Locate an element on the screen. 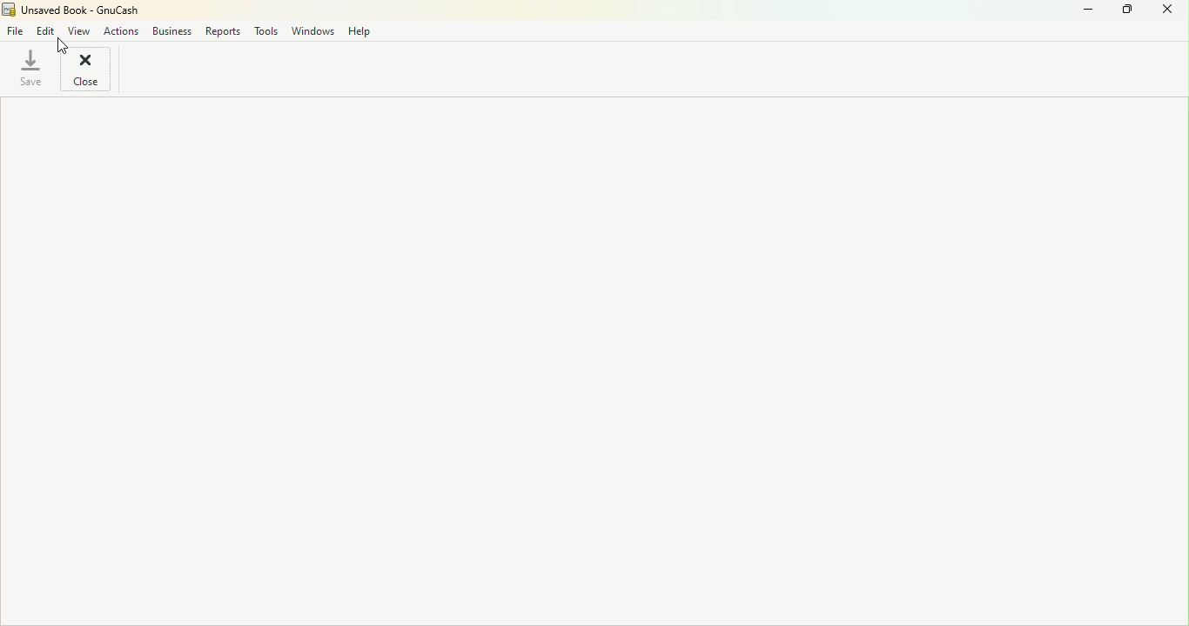 The height and width of the screenshot is (626, 1189). View is located at coordinates (81, 30).